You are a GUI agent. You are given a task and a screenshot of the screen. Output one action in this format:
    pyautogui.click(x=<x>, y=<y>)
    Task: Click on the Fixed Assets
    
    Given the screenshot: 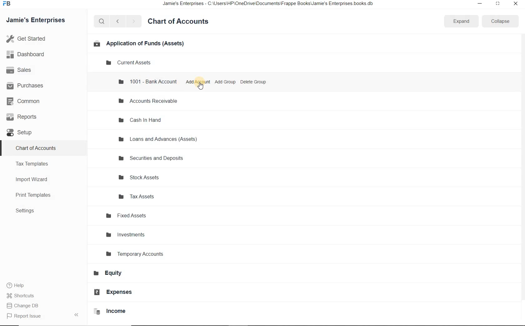 What is the action you would take?
    pyautogui.click(x=129, y=215)
    